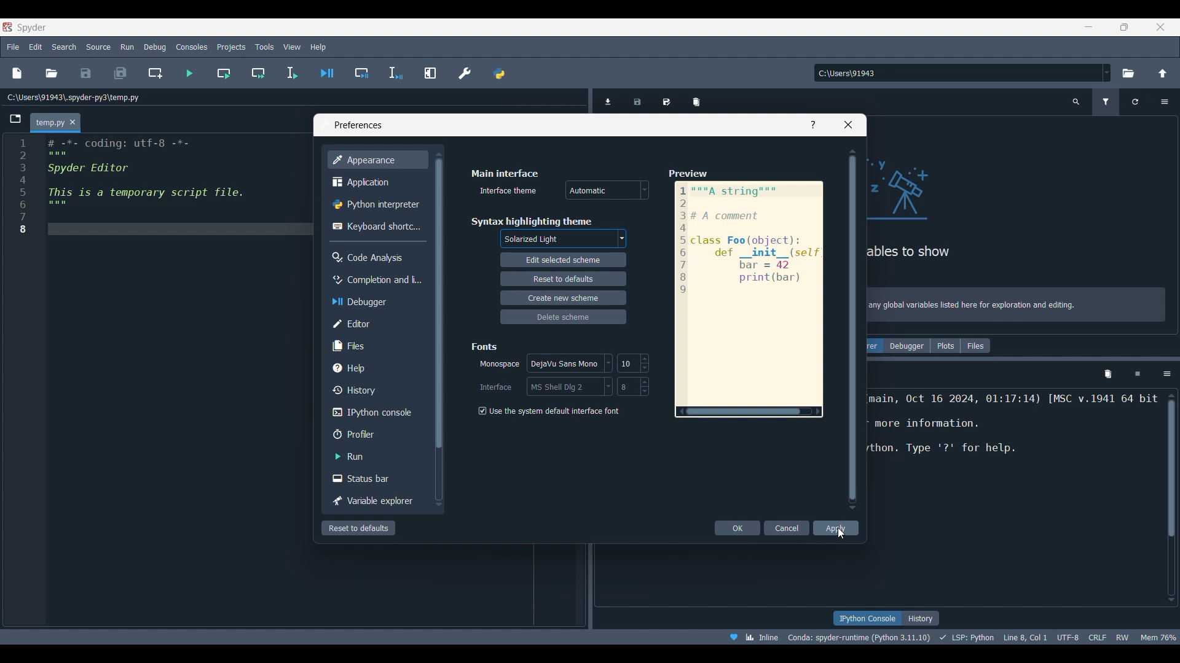  Describe the element at coordinates (958, 73) in the screenshot. I see `Type in folder location` at that location.